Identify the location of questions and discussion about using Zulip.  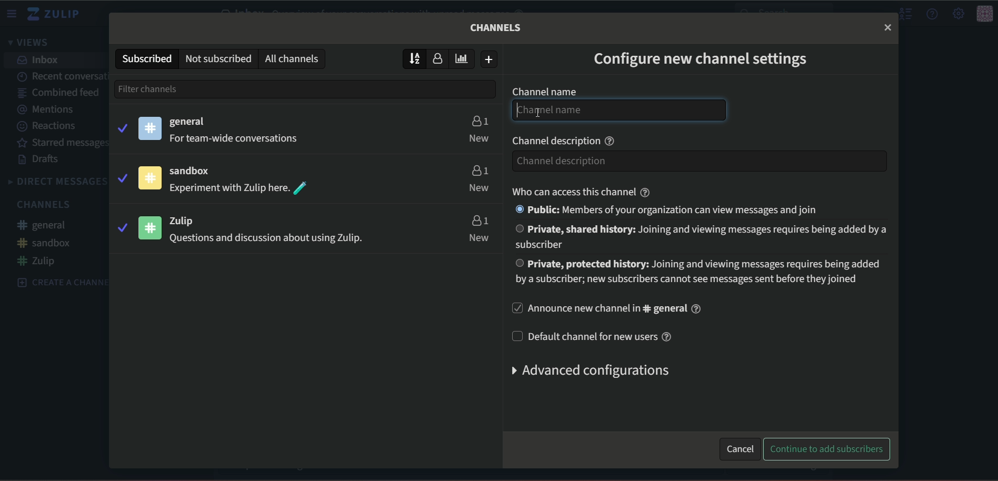
(265, 239).